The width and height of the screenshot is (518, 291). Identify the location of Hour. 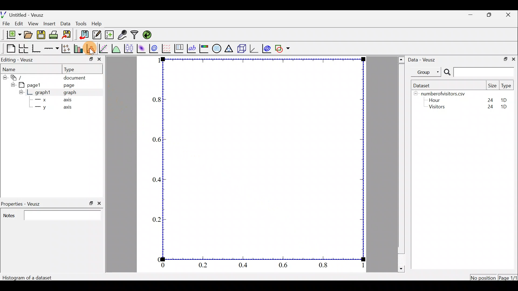
(437, 100).